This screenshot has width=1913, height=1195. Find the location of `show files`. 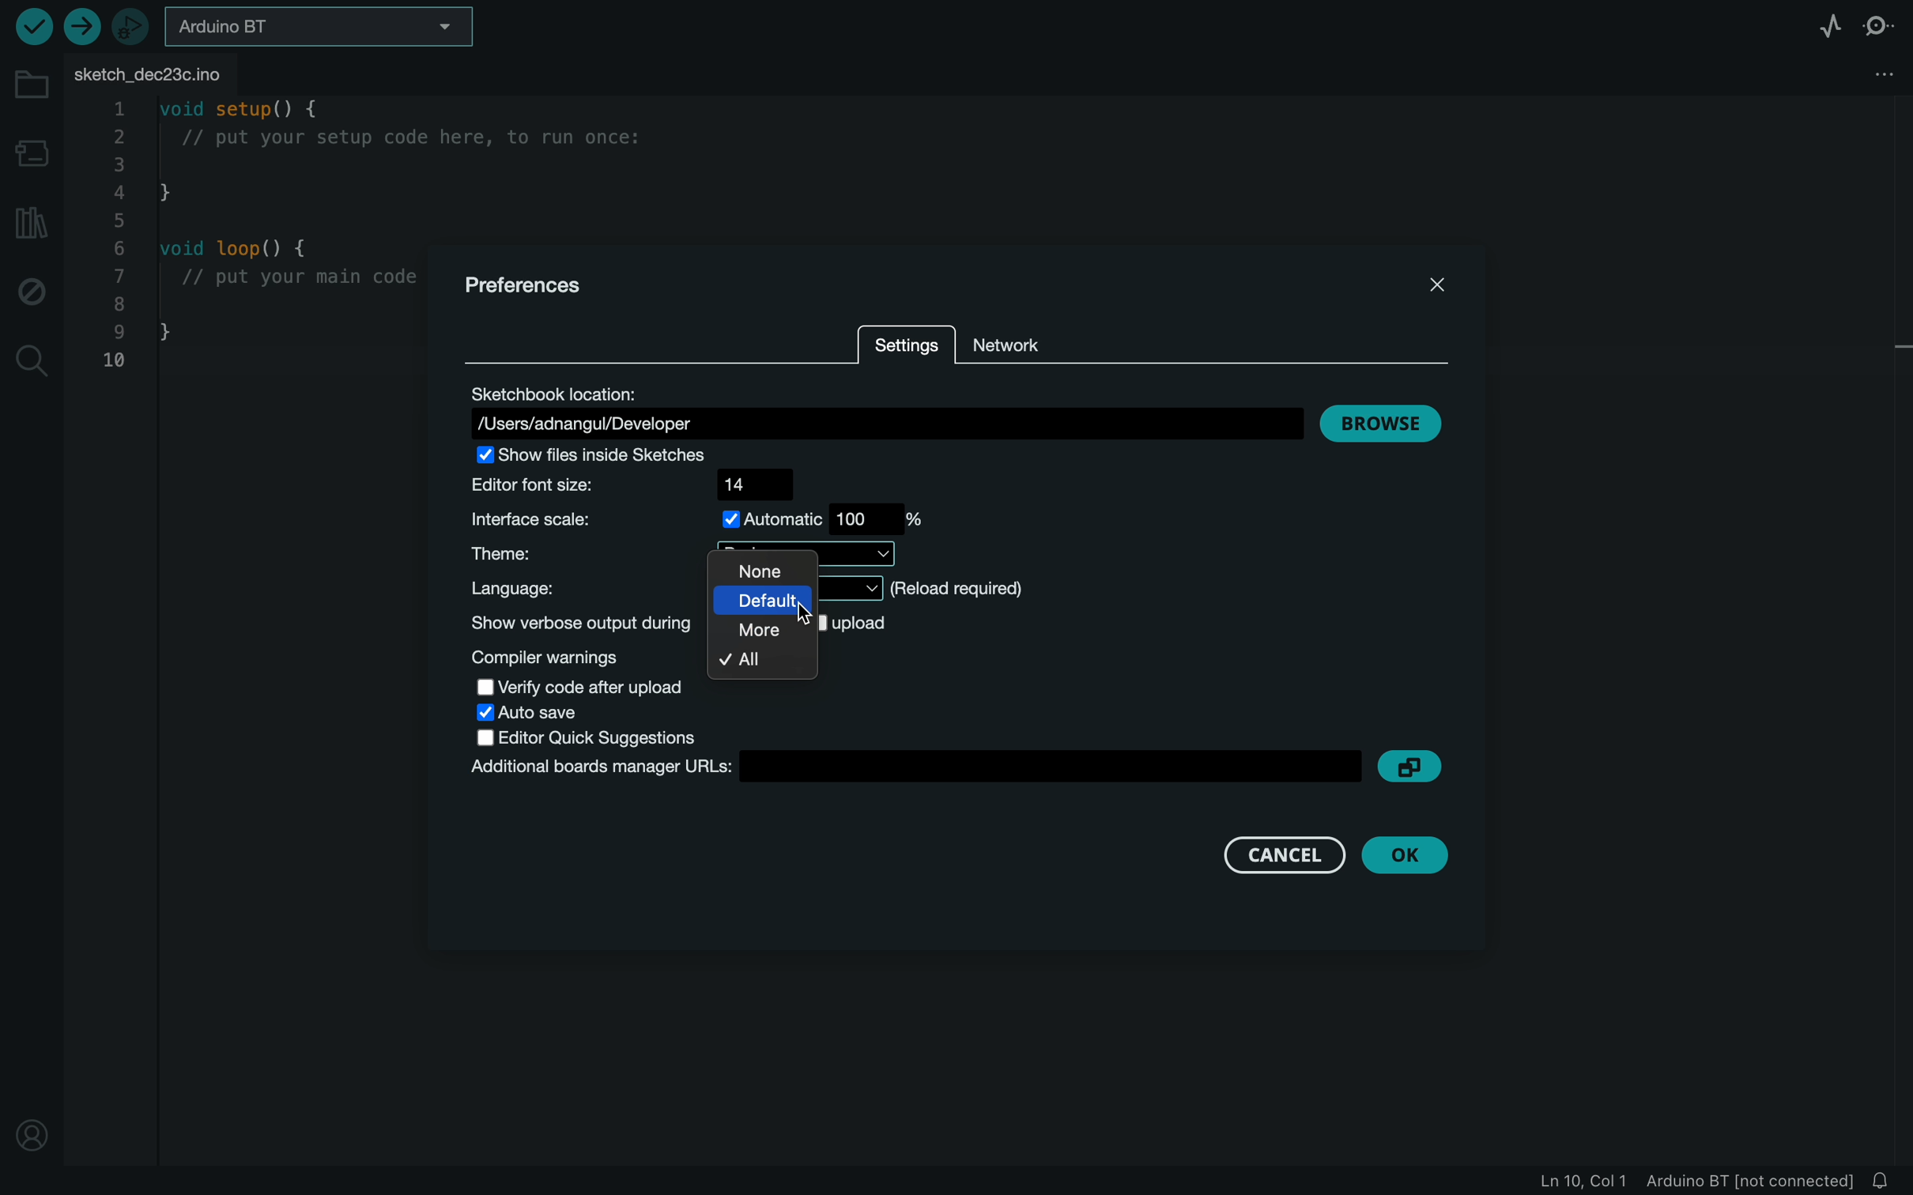

show files is located at coordinates (630, 458).